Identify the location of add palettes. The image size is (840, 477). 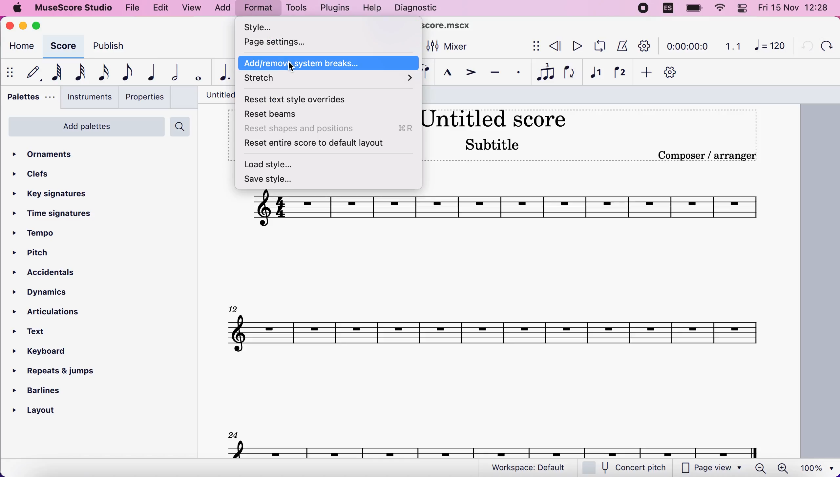
(85, 129).